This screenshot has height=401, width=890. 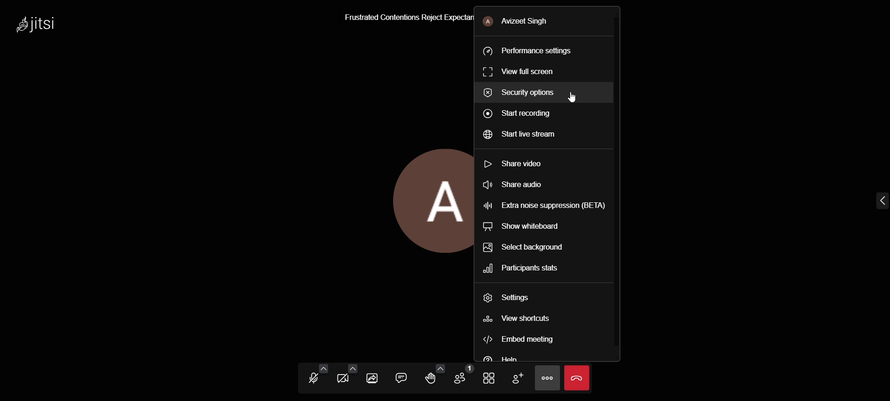 I want to click on participants stats, so click(x=523, y=269).